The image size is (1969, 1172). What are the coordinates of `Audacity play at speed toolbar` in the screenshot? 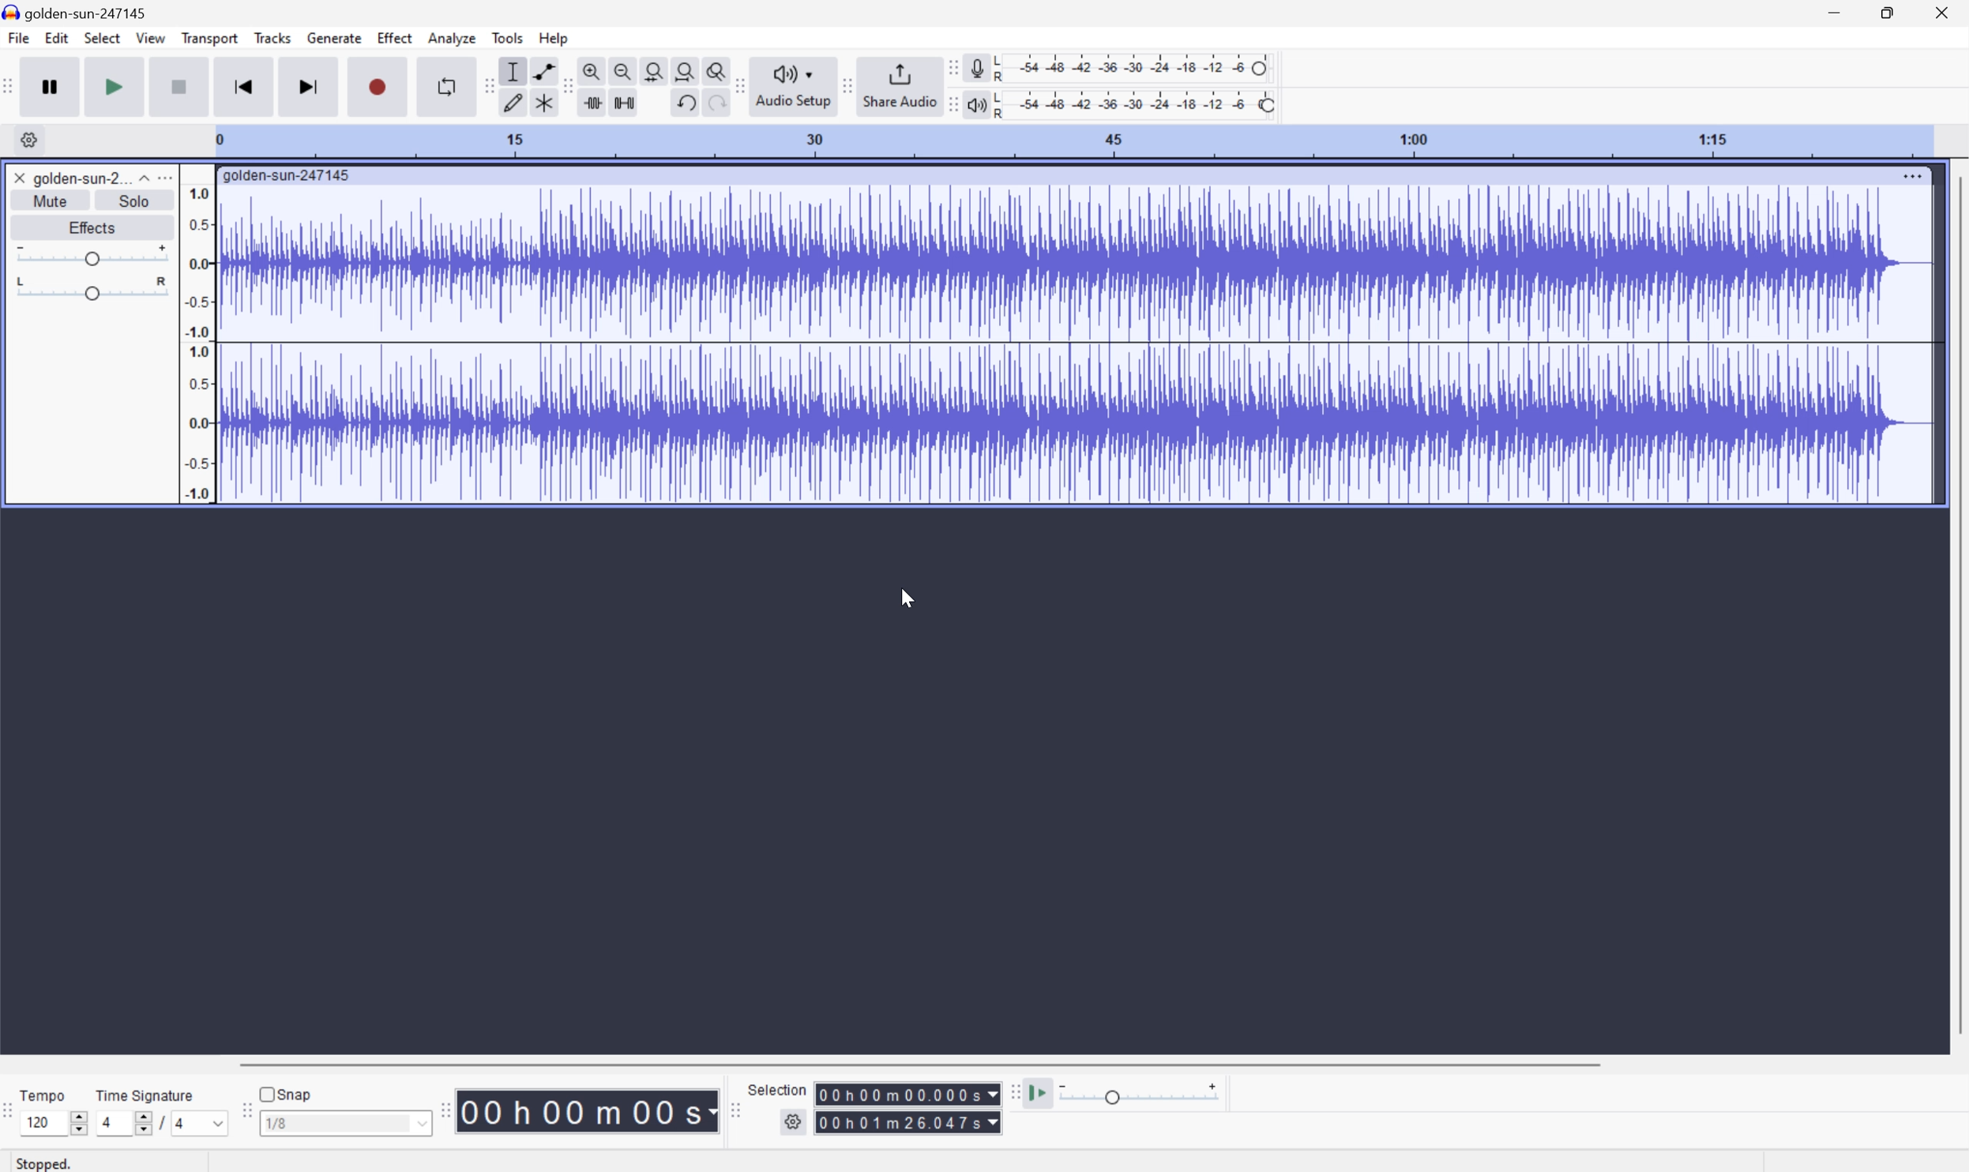 It's located at (1013, 1094).